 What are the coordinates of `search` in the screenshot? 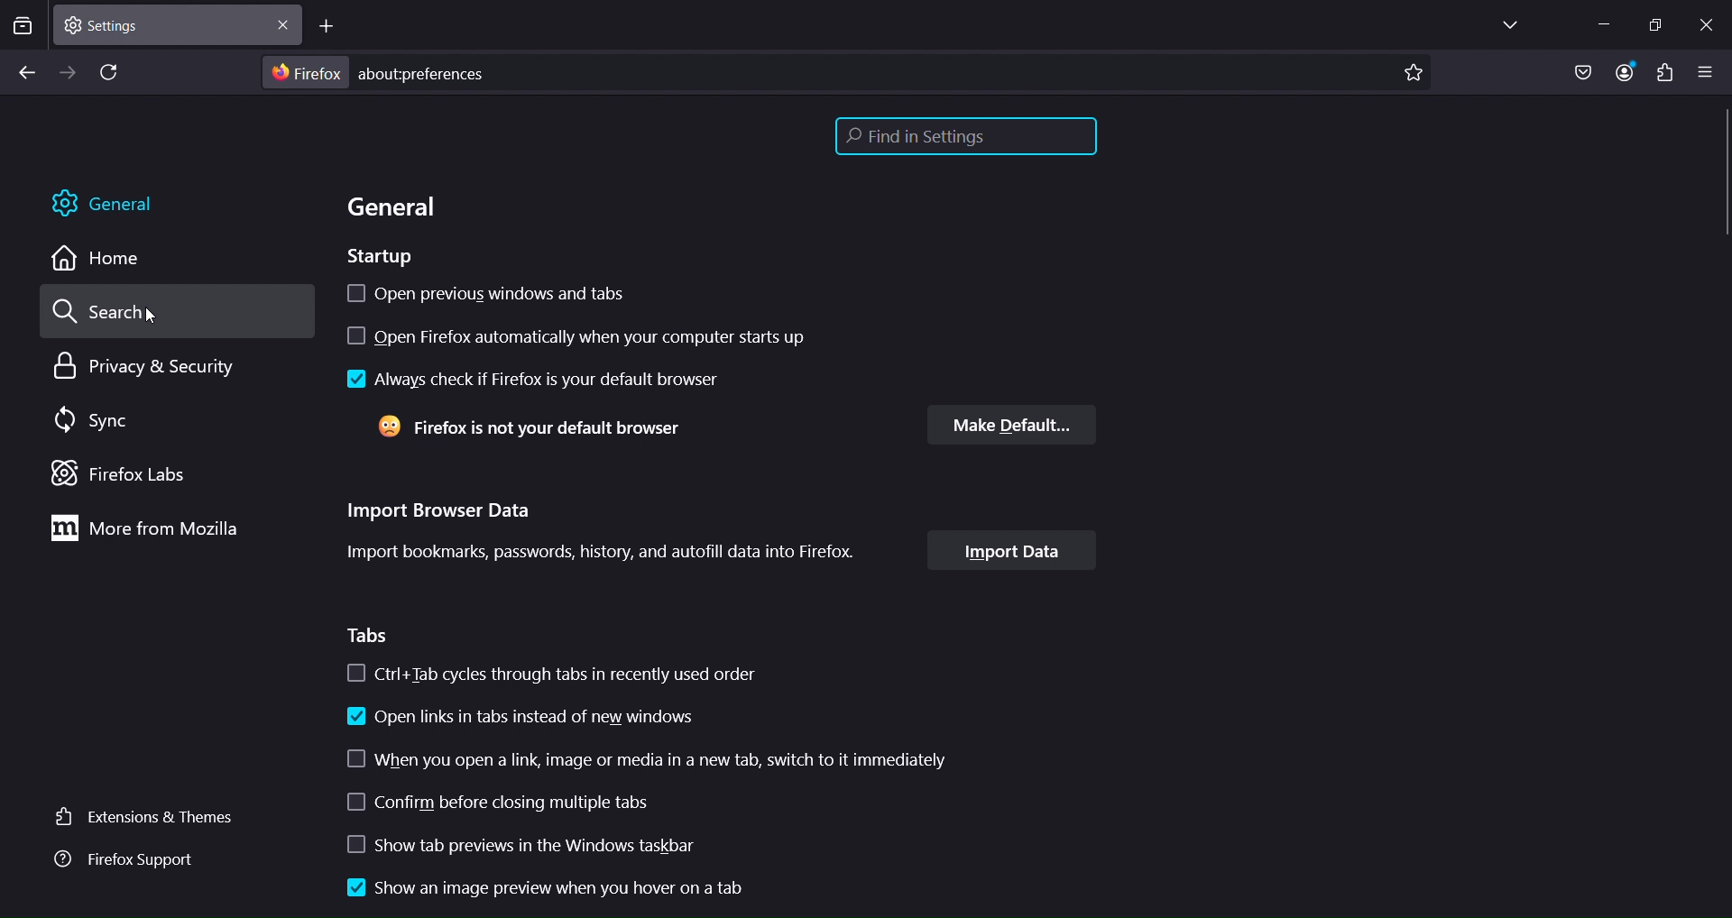 It's located at (104, 314).